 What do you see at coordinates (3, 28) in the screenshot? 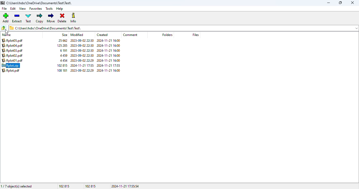
I see `browse folders` at bounding box center [3, 28].